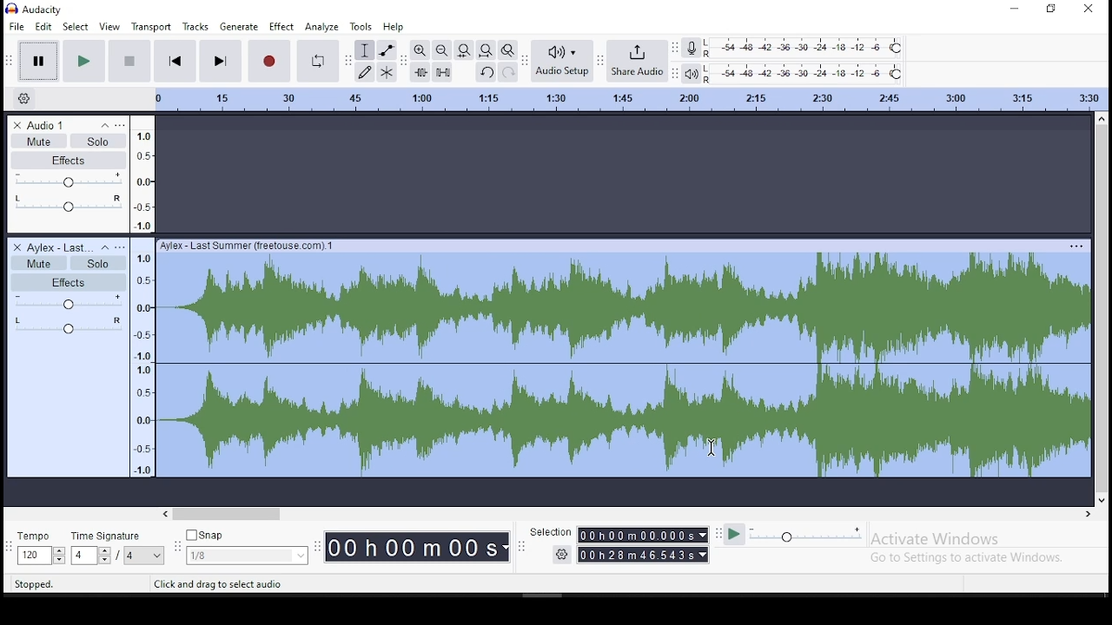  Describe the element at coordinates (127, 62) in the screenshot. I see `stop` at that location.